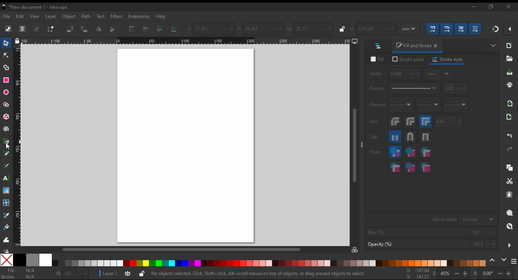  What do you see at coordinates (87, 17) in the screenshot?
I see `path` at bounding box center [87, 17].